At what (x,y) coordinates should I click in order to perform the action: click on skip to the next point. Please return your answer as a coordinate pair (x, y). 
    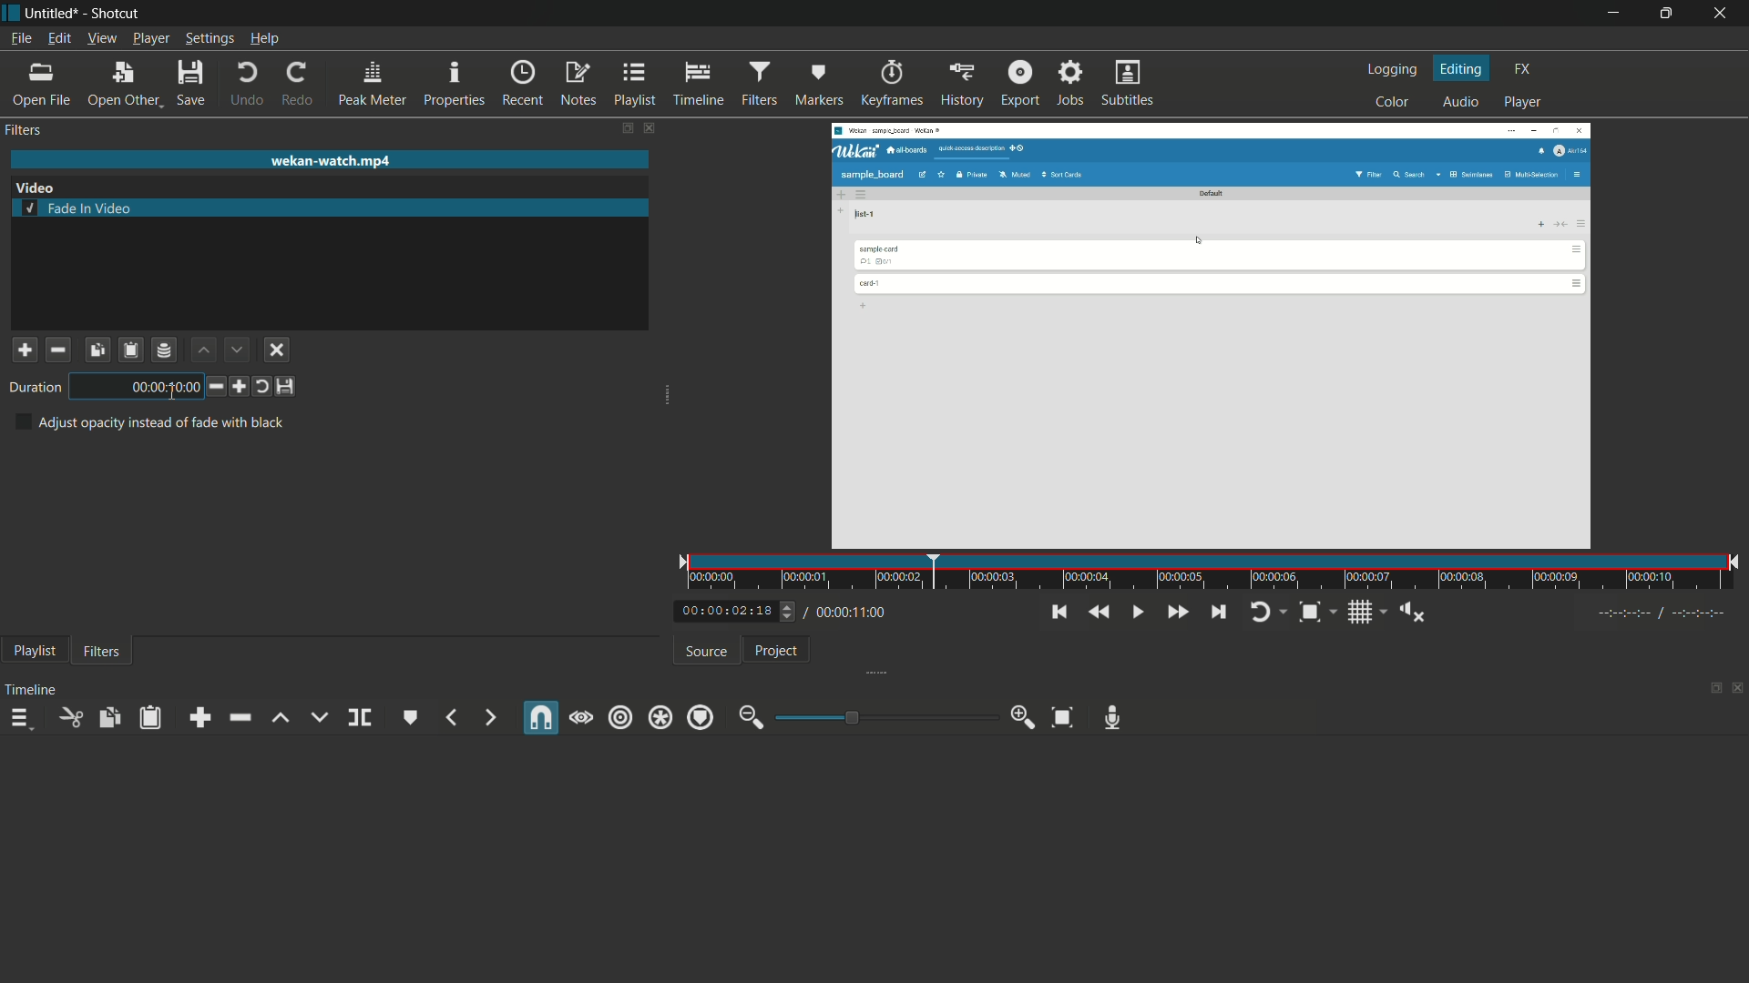
    Looking at the image, I should click on (1218, 613).